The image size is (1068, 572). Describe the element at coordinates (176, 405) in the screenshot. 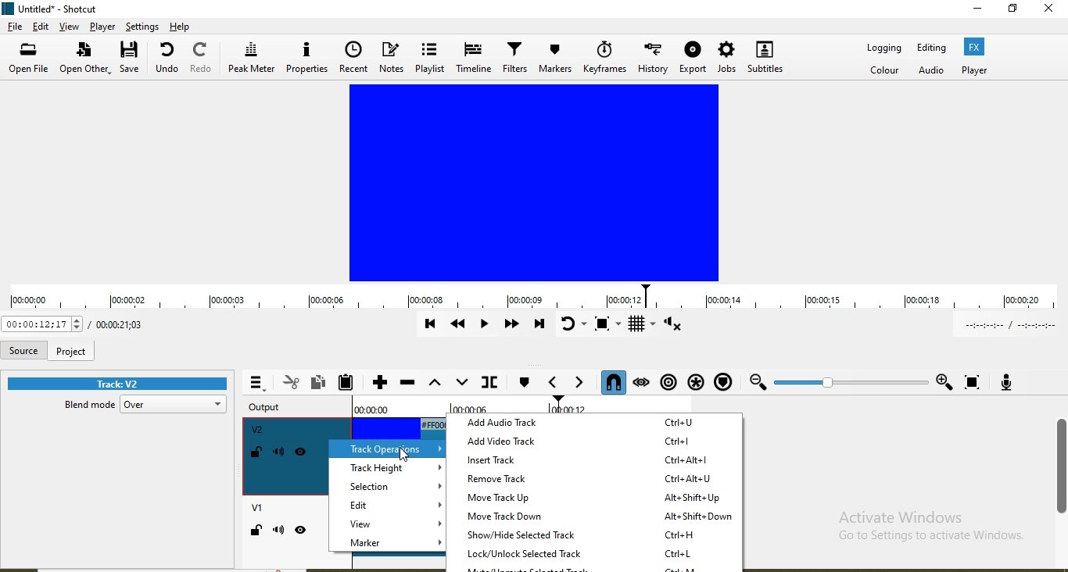

I see `over` at that location.